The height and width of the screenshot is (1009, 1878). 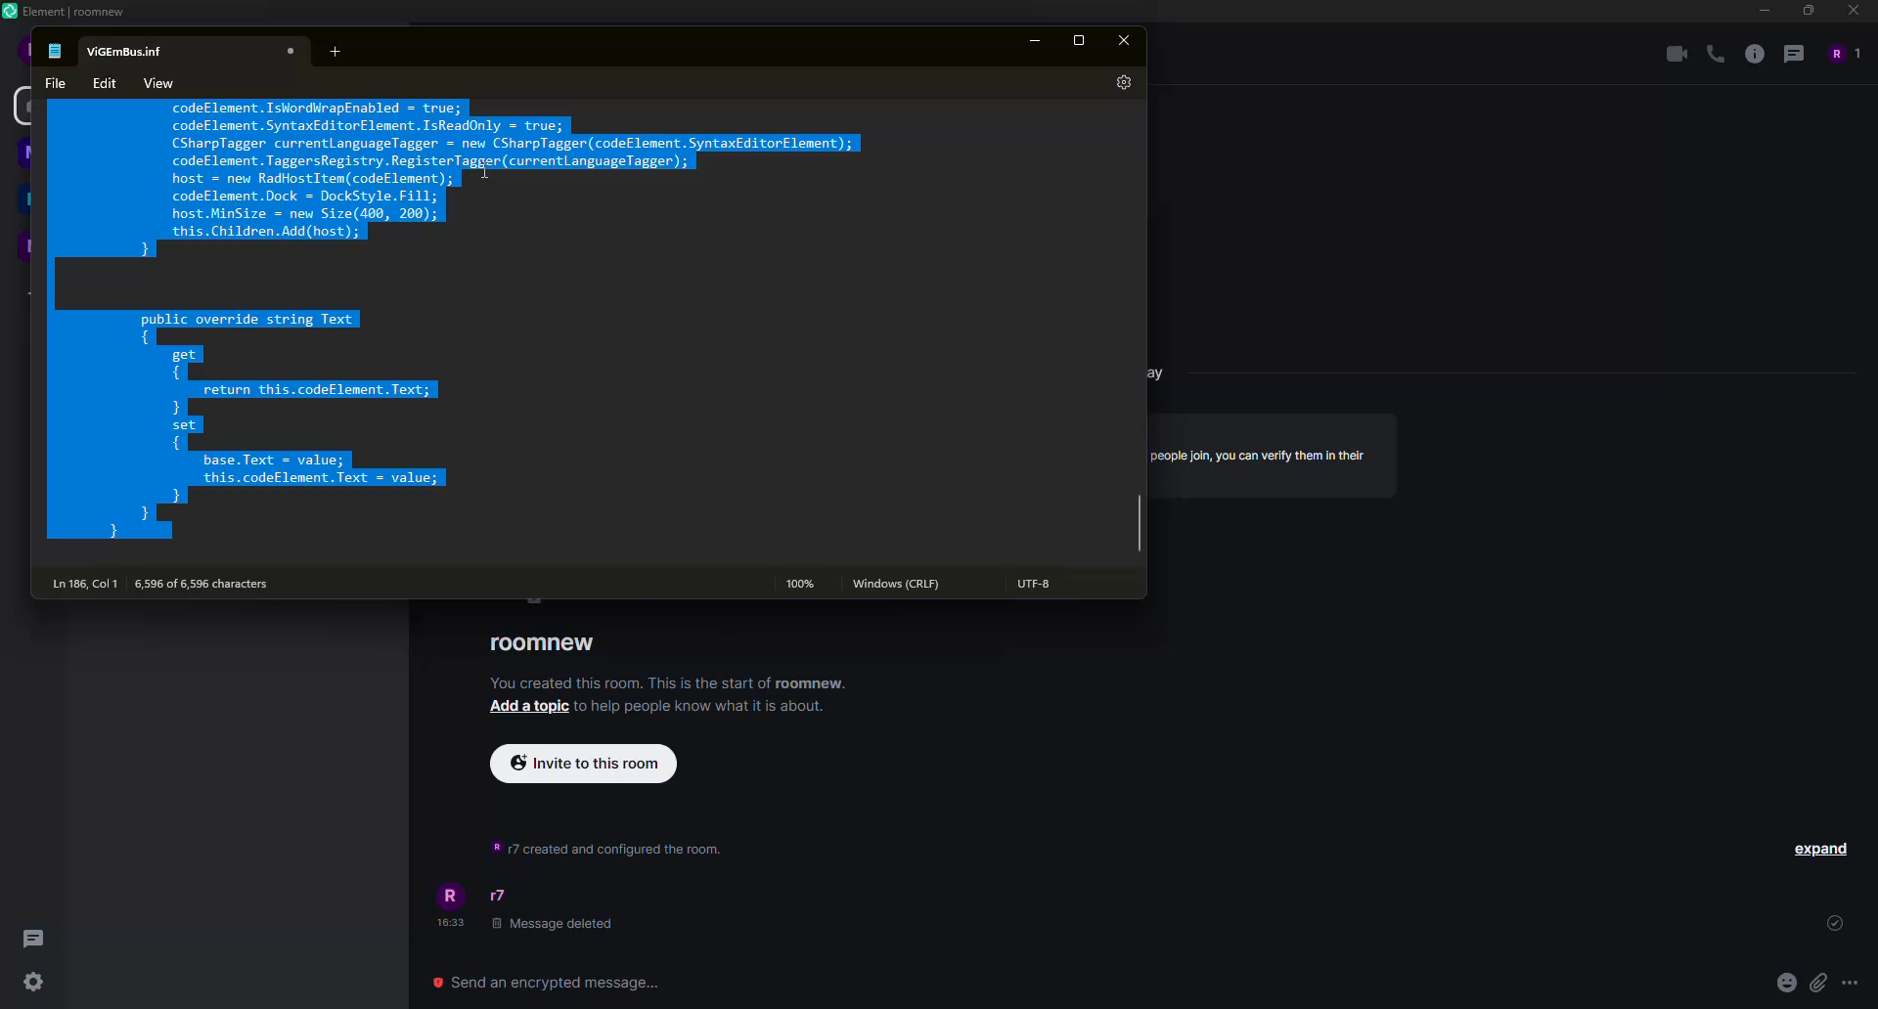 What do you see at coordinates (701, 706) in the screenshot?
I see `info` at bounding box center [701, 706].